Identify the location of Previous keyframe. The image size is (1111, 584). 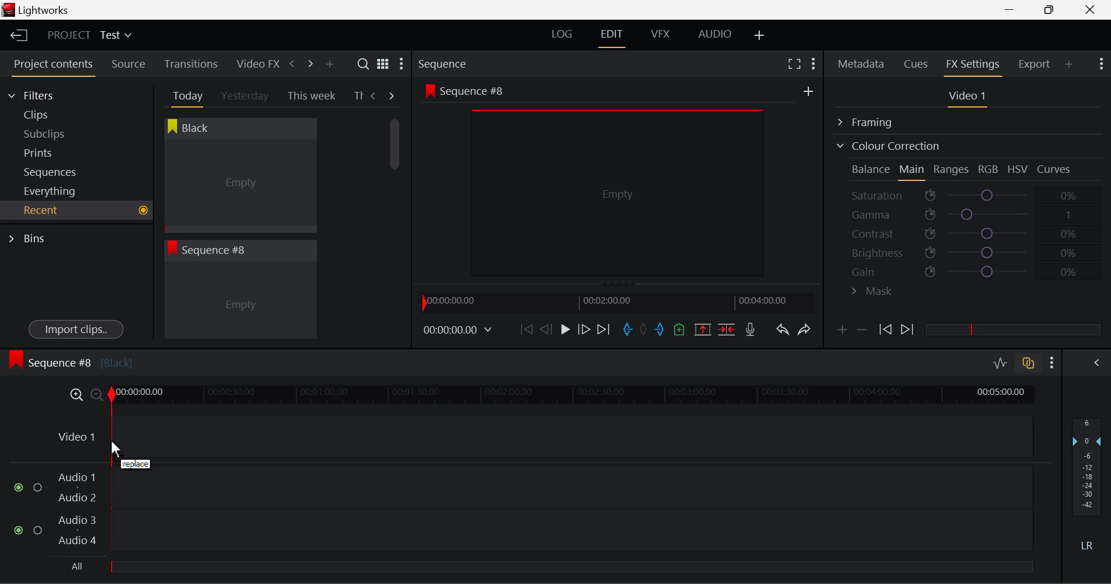
(884, 330).